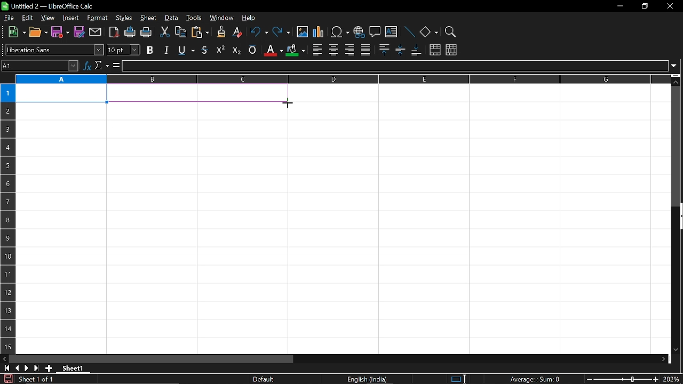  I want to click on sheet, so click(148, 18).